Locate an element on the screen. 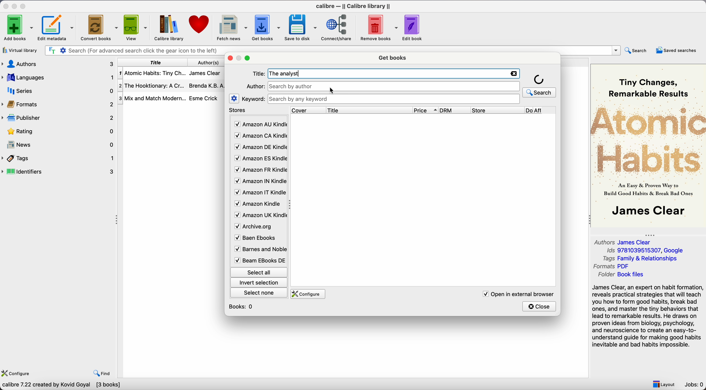 This screenshot has width=706, height=390. donate is located at coordinates (198, 25).